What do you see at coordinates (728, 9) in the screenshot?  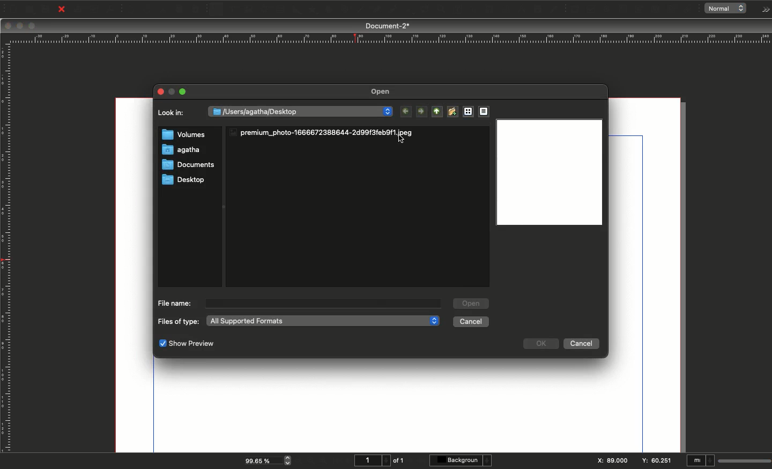 I see `normal` at bounding box center [728, 9].